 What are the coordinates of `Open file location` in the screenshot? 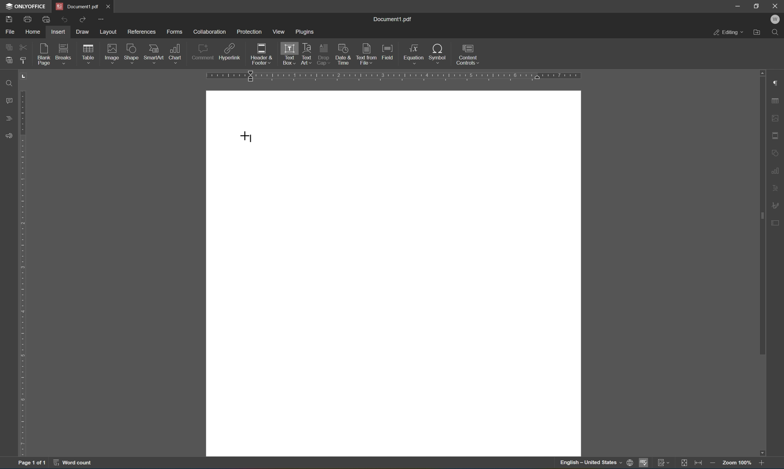 It's located at (757, 32).